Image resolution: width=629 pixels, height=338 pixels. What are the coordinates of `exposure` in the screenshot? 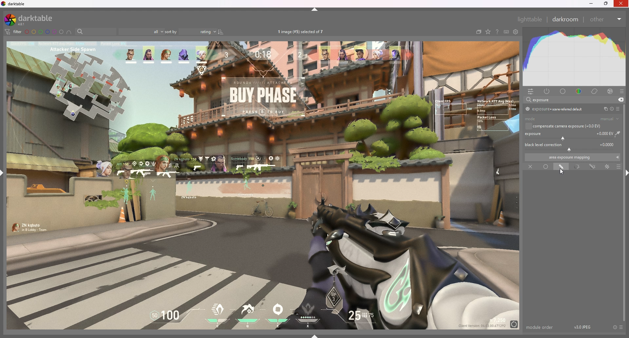 It's located at (554, 109).